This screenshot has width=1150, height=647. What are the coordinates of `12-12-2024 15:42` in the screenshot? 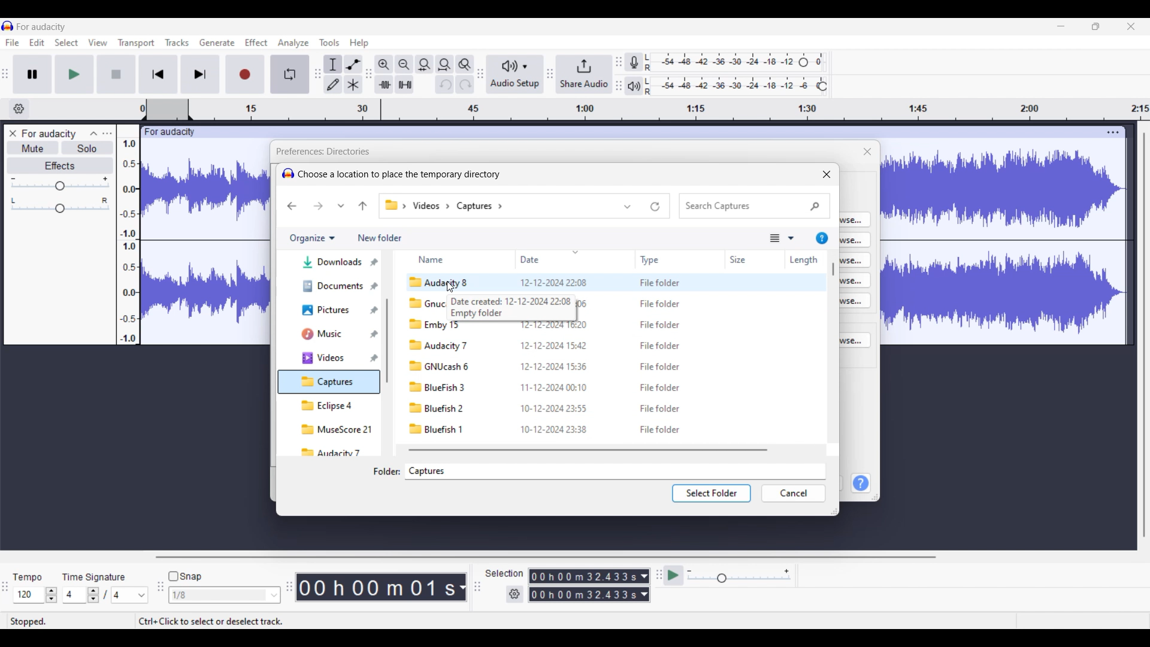 It's located at (553, 345).